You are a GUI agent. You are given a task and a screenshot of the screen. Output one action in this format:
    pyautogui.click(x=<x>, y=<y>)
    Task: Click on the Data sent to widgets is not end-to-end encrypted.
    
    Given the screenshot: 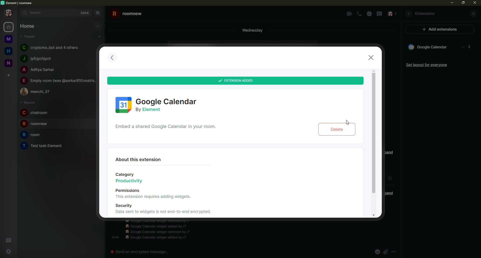 What is the action you would take?
    pyautogui.click(x=163, y=212)
    